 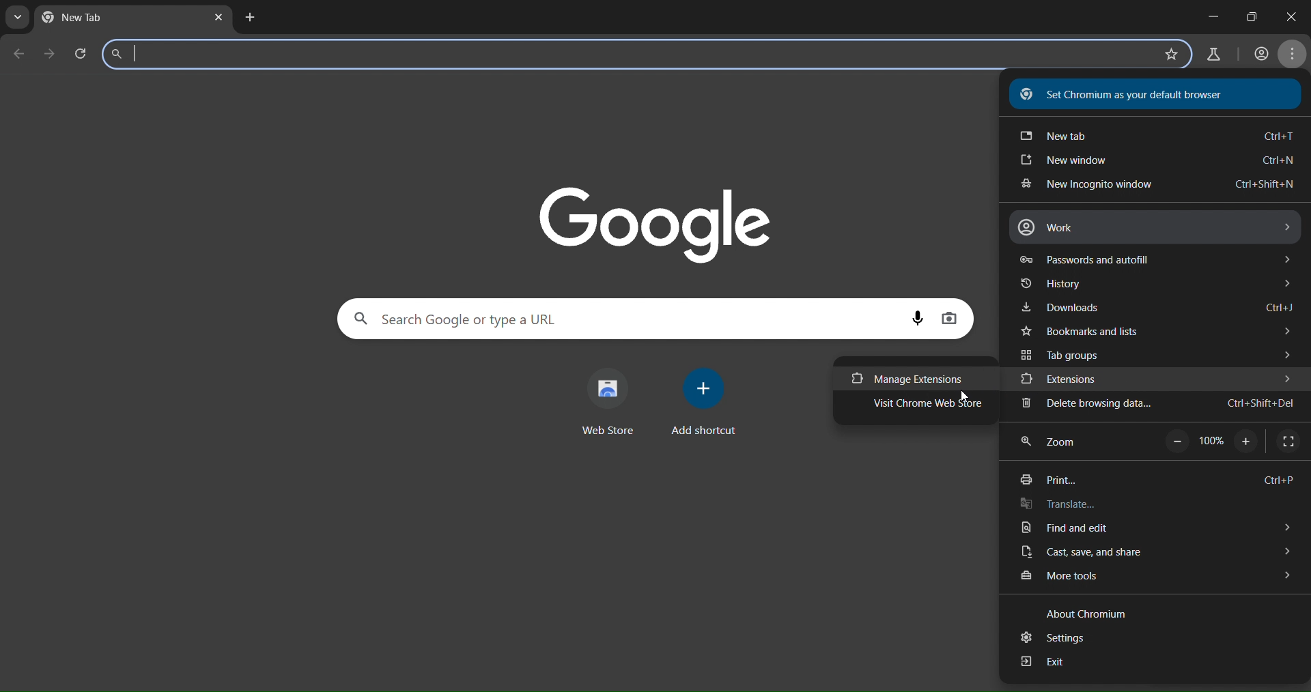 What do you see at coordinates (910, 379) in the screenshot?
I see `manage extensions` at bounding box center [910, 379].